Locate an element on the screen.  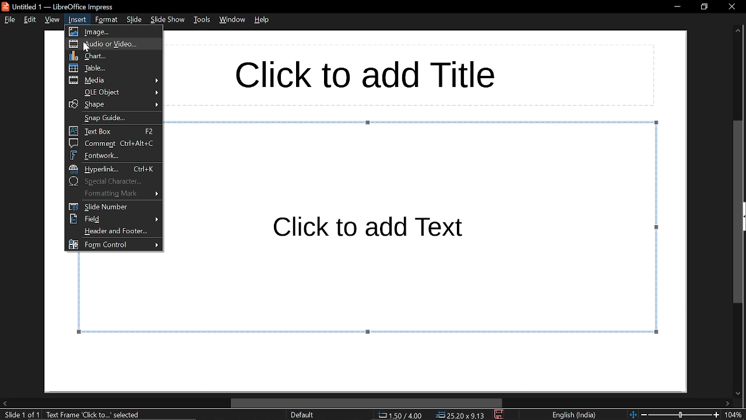
language is located at coordinates (575, 415).